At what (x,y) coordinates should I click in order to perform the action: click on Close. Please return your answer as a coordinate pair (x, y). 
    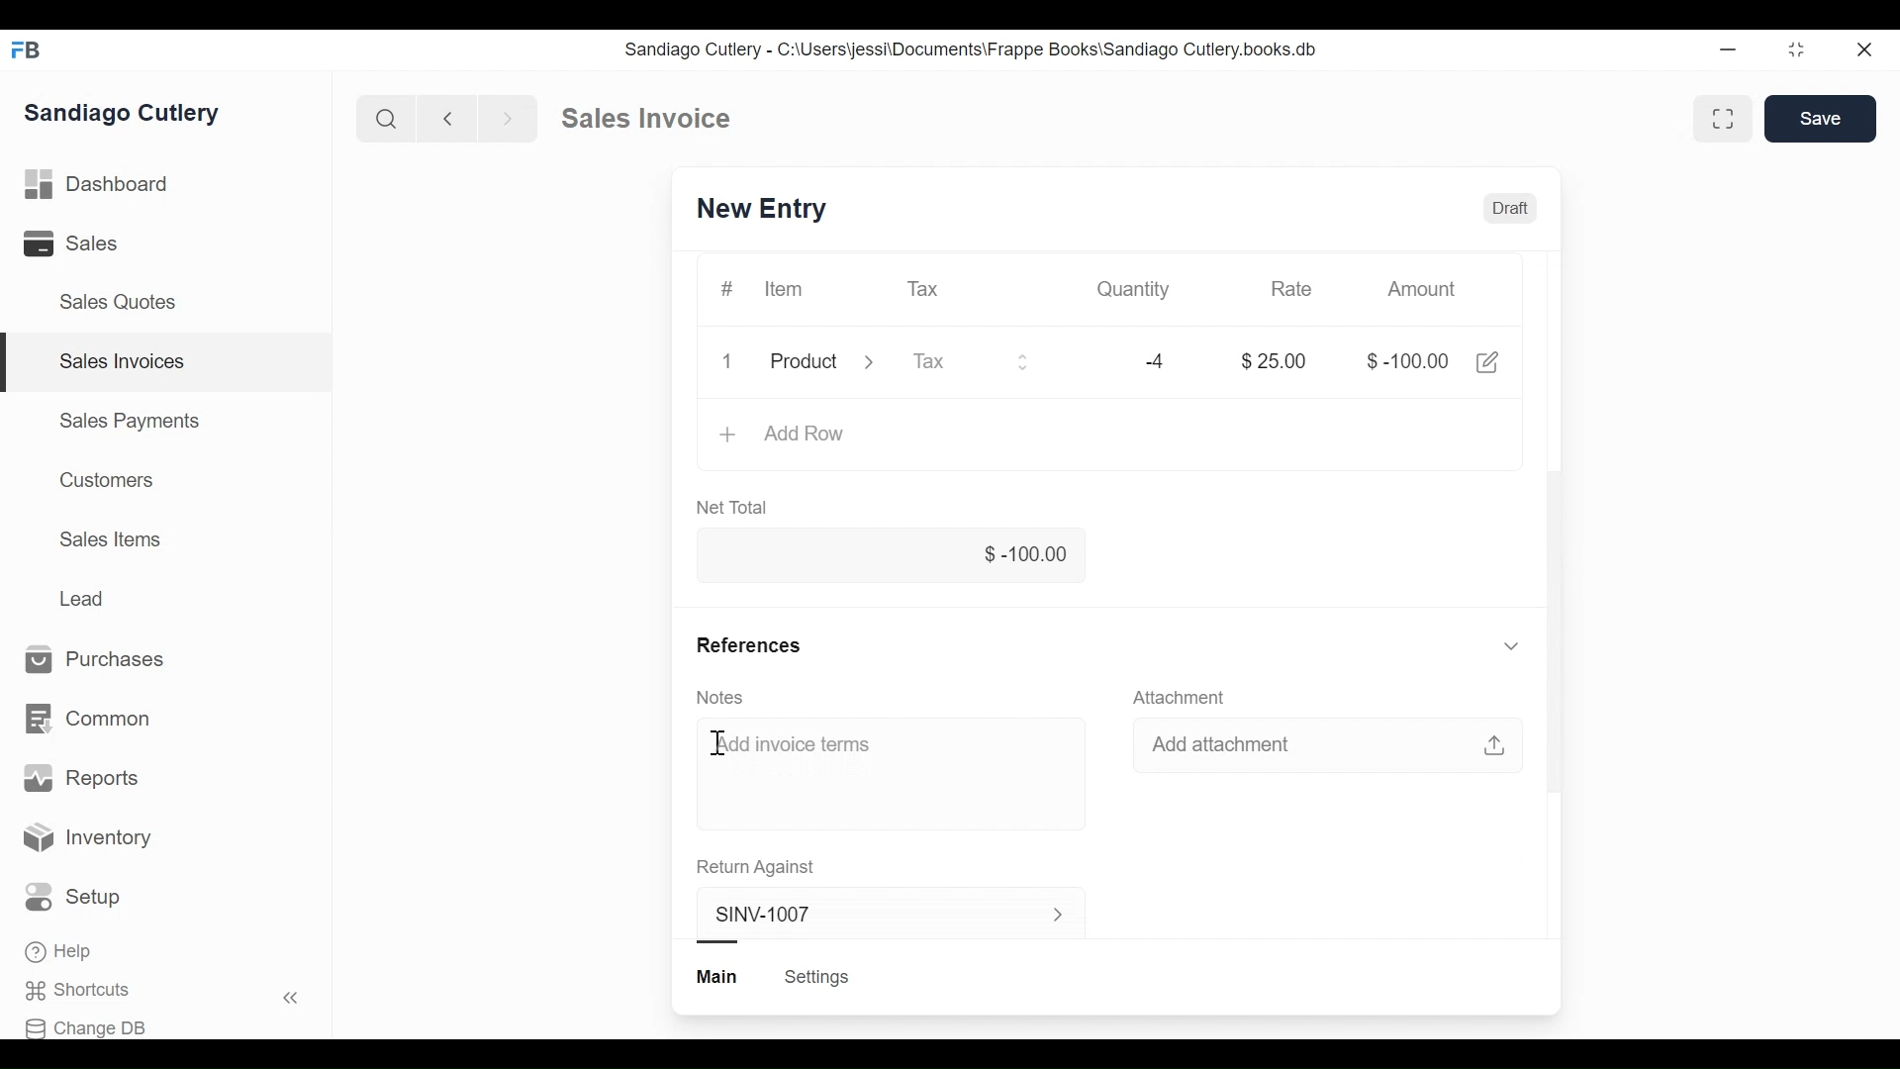
    Looking at the image, I should click on (1868, 50).